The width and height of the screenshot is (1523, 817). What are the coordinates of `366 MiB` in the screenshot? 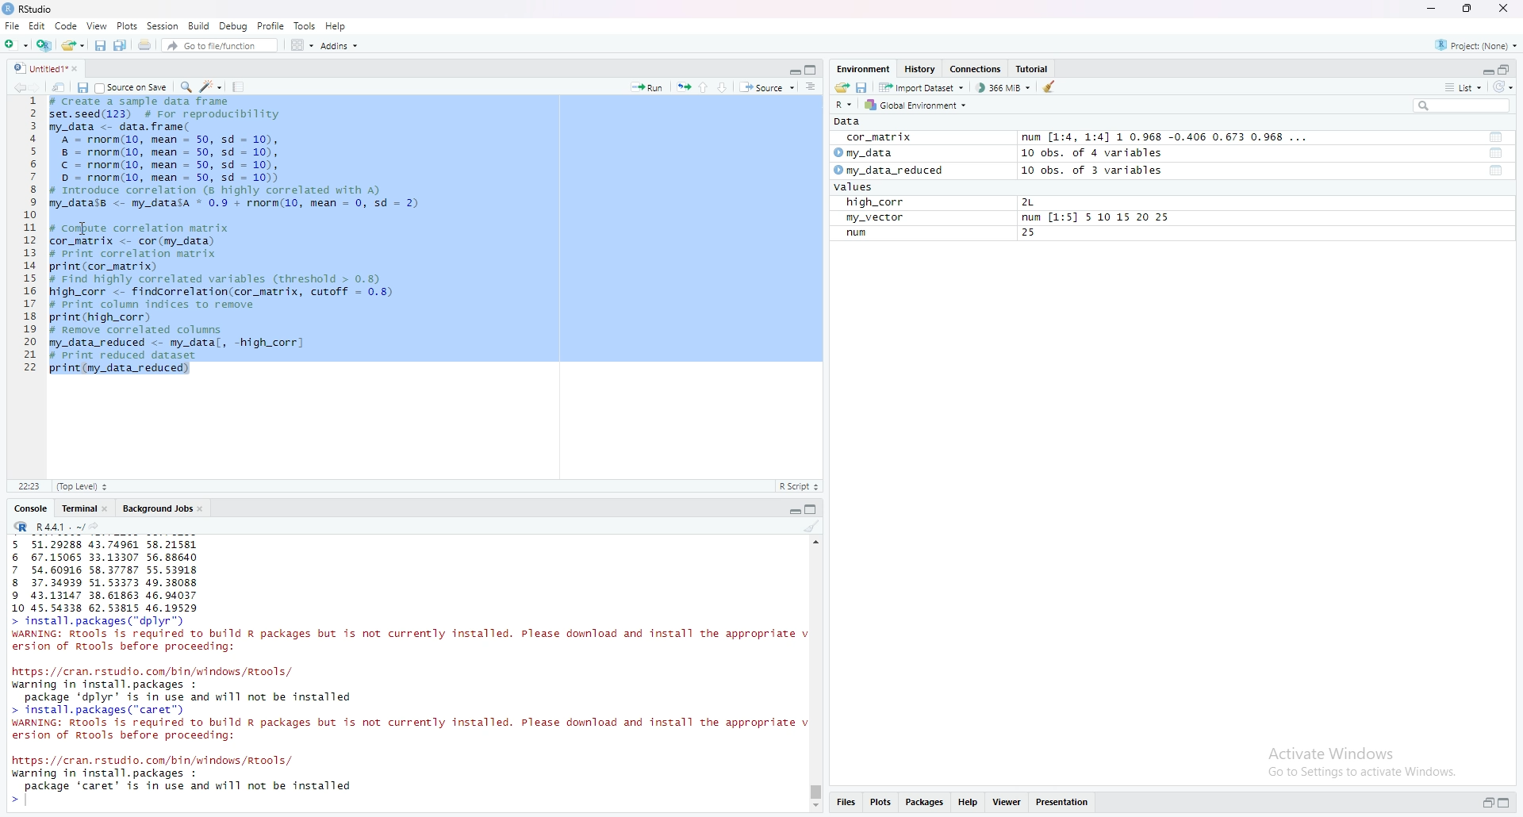 It's located at (1003, 87).